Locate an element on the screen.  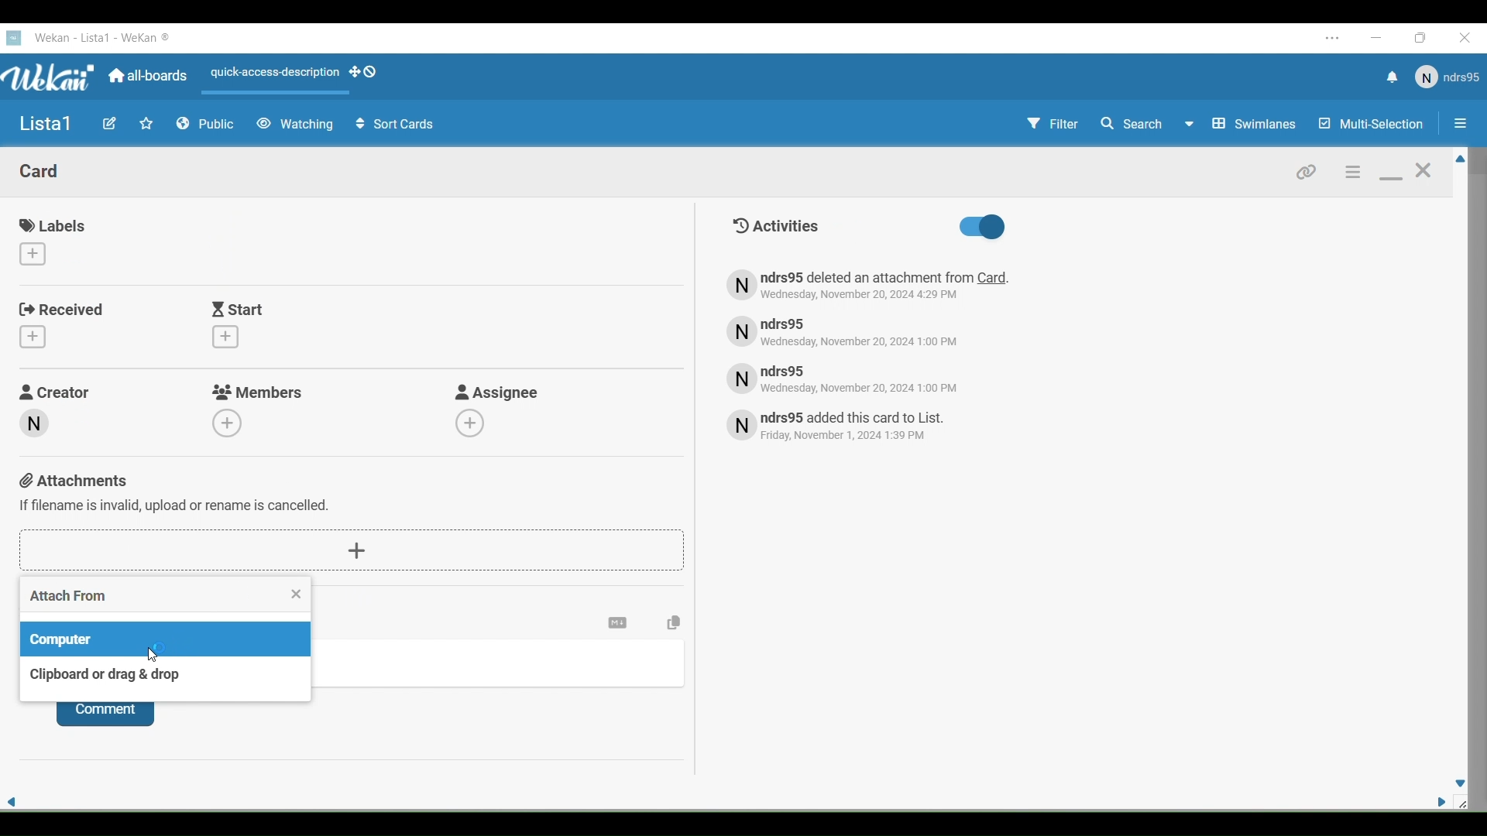
Received is located at coordinates (63, 310).